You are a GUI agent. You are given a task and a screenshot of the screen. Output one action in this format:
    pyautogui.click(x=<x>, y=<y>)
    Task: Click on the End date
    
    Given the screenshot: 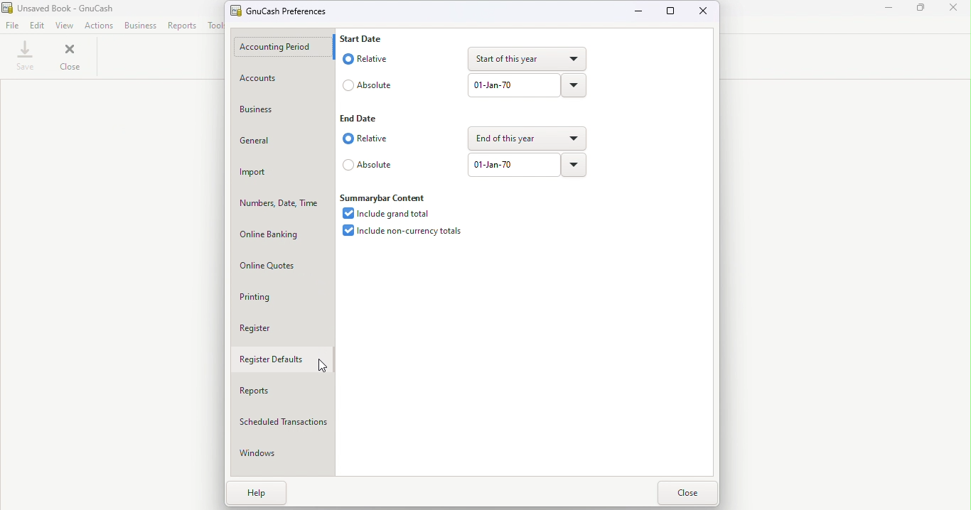 What is the action you would take?
    pyautogui.click(x=368, y=118)
    